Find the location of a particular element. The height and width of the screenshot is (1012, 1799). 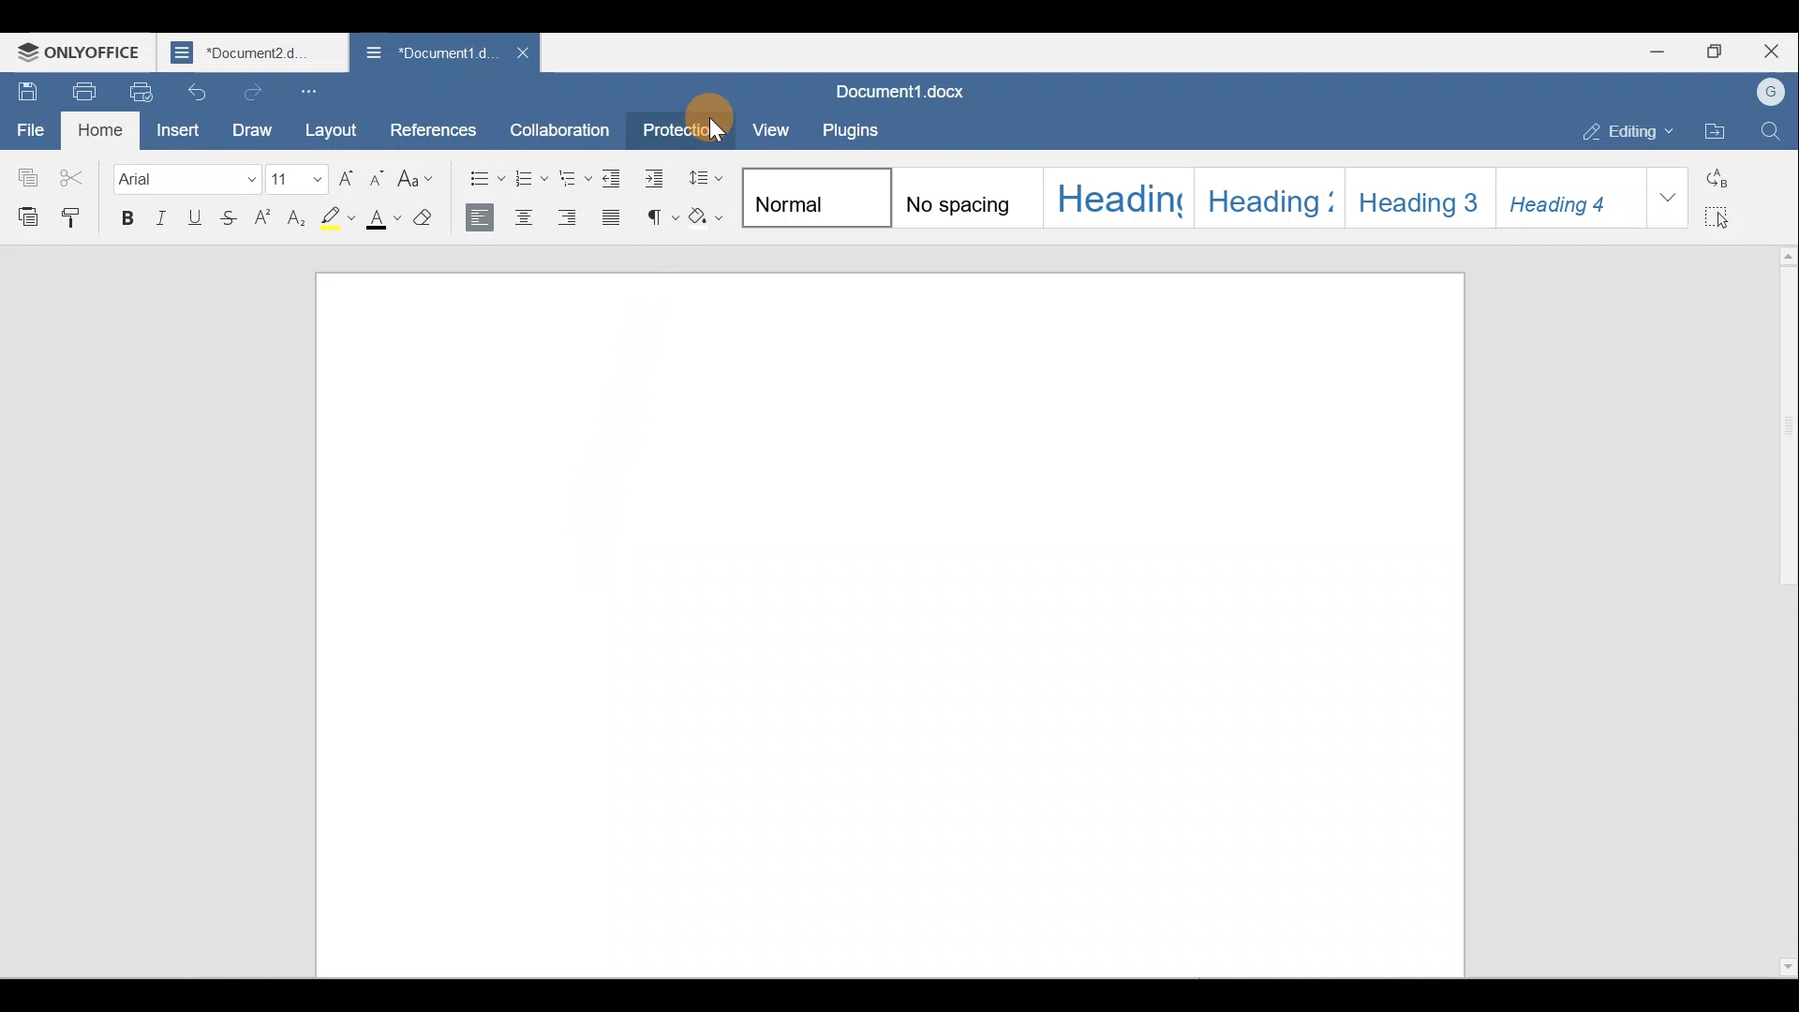

Scroll bar is located at coordinates (1777, 612).